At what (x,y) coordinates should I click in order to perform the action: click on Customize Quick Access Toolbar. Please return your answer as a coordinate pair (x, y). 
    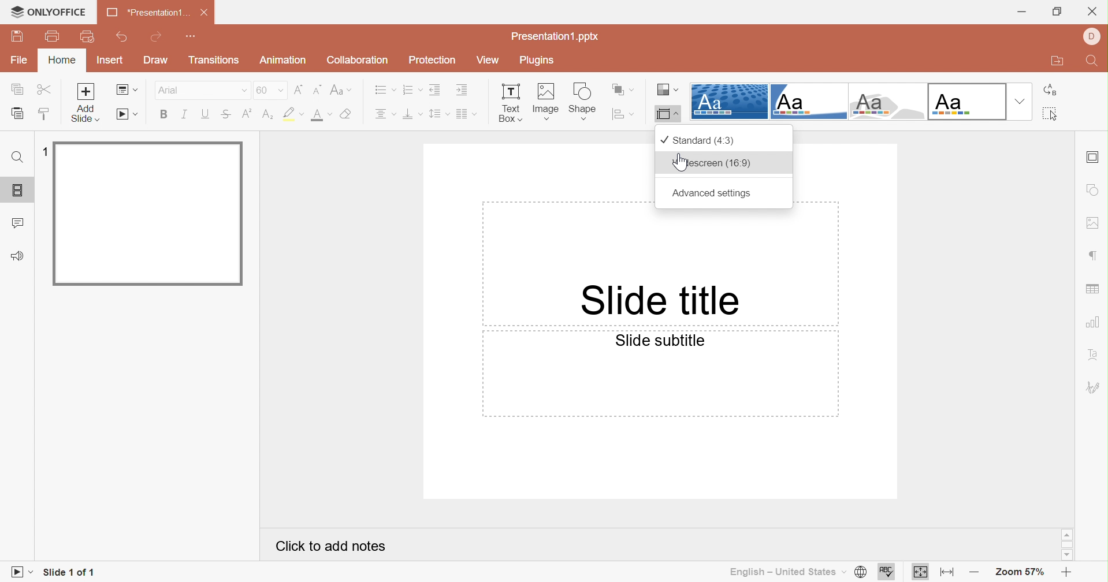
    Looking at the image, I should click on (192, 36).